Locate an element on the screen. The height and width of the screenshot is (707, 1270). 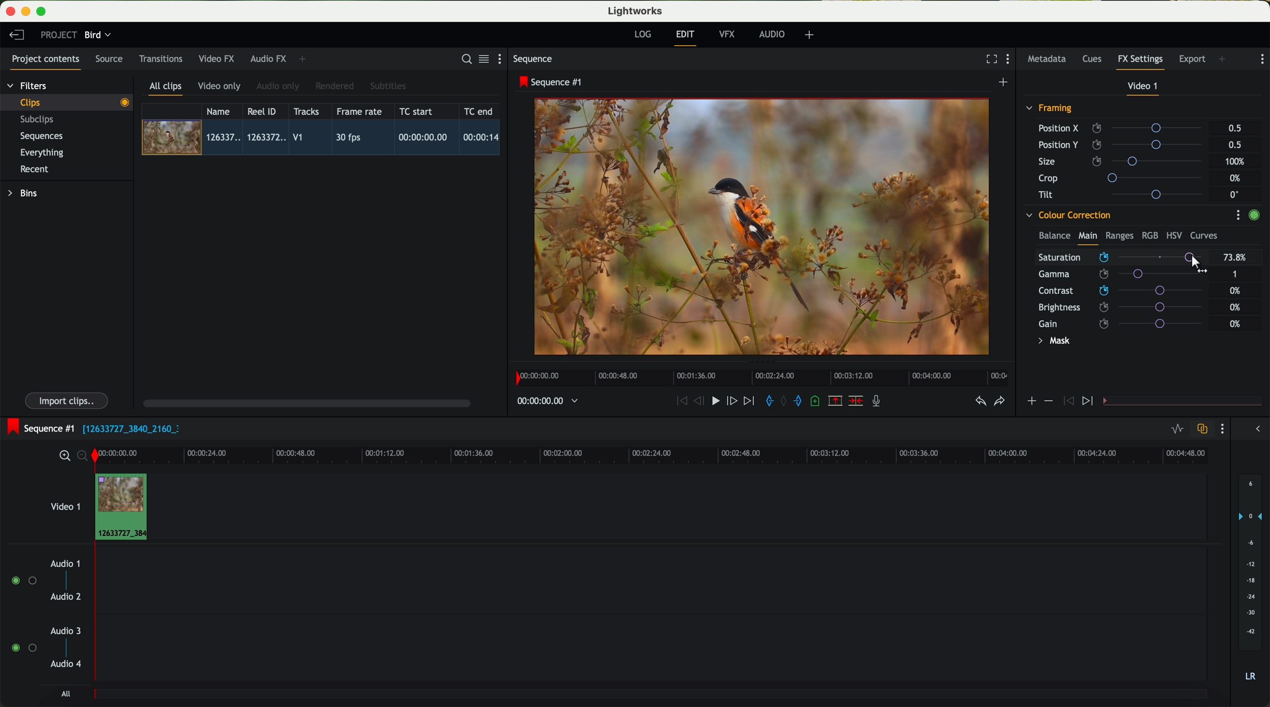
timeline is located at coordinates (759, 375).